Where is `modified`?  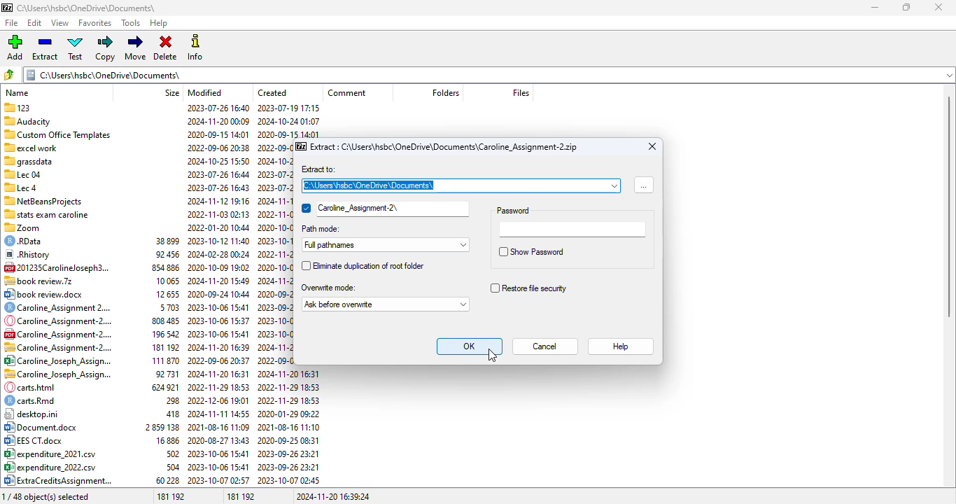
modified is located at coordinates (205, 92).